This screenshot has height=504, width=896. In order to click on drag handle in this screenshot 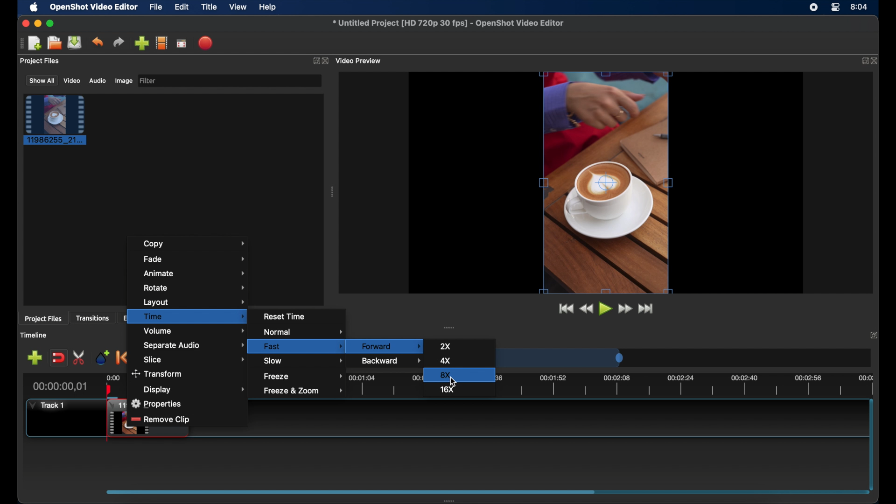, I will do `click(455, 499)`.